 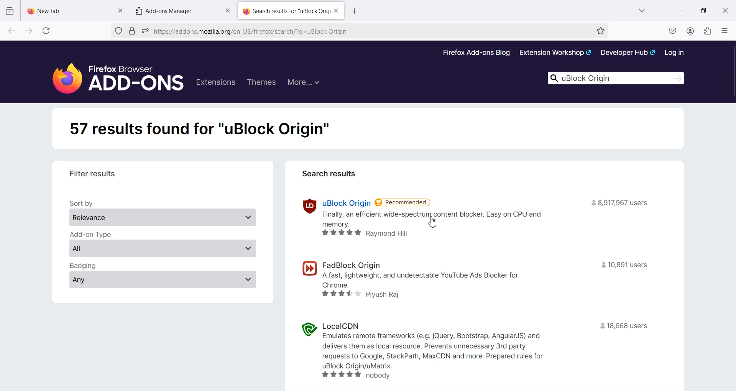 I want to click on Extensions, so click(x=707, y=31).